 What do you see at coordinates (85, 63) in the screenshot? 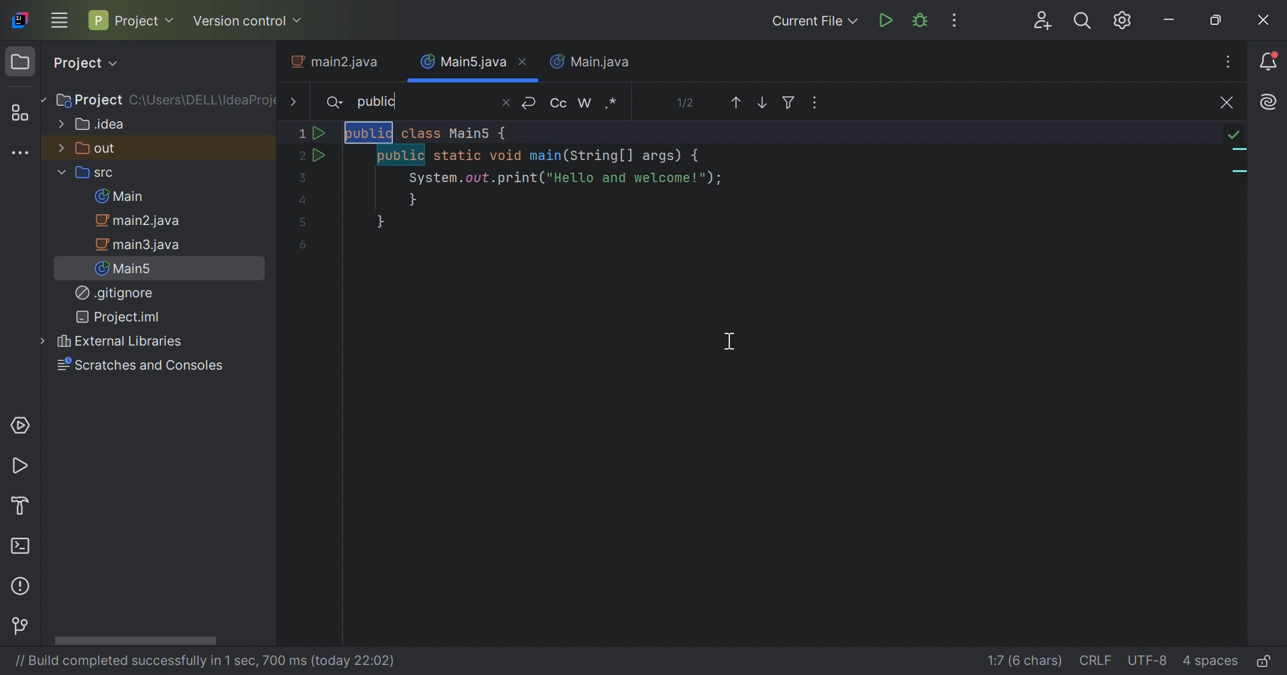
I see `Project` at bounding box center [85, 63].